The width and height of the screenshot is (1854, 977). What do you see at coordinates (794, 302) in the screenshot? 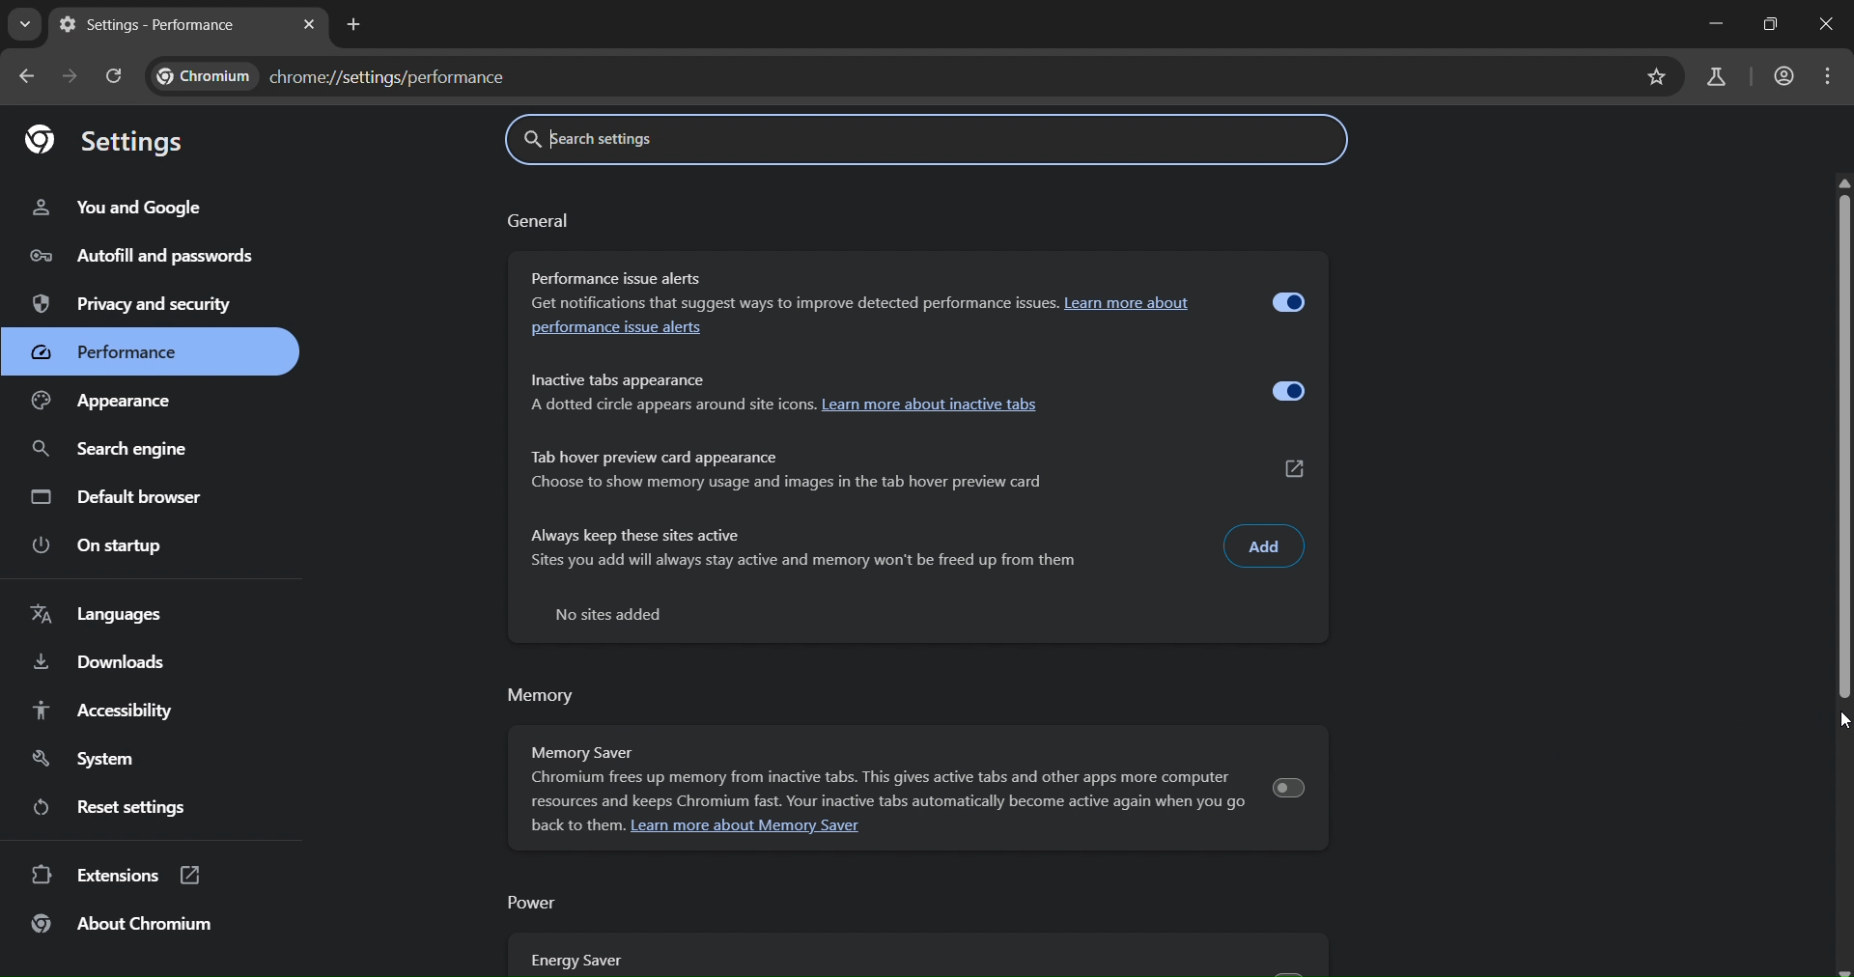
I see `Get notifications that suggest ways to improve detected performance issues.` at bounding box center [794, 302].